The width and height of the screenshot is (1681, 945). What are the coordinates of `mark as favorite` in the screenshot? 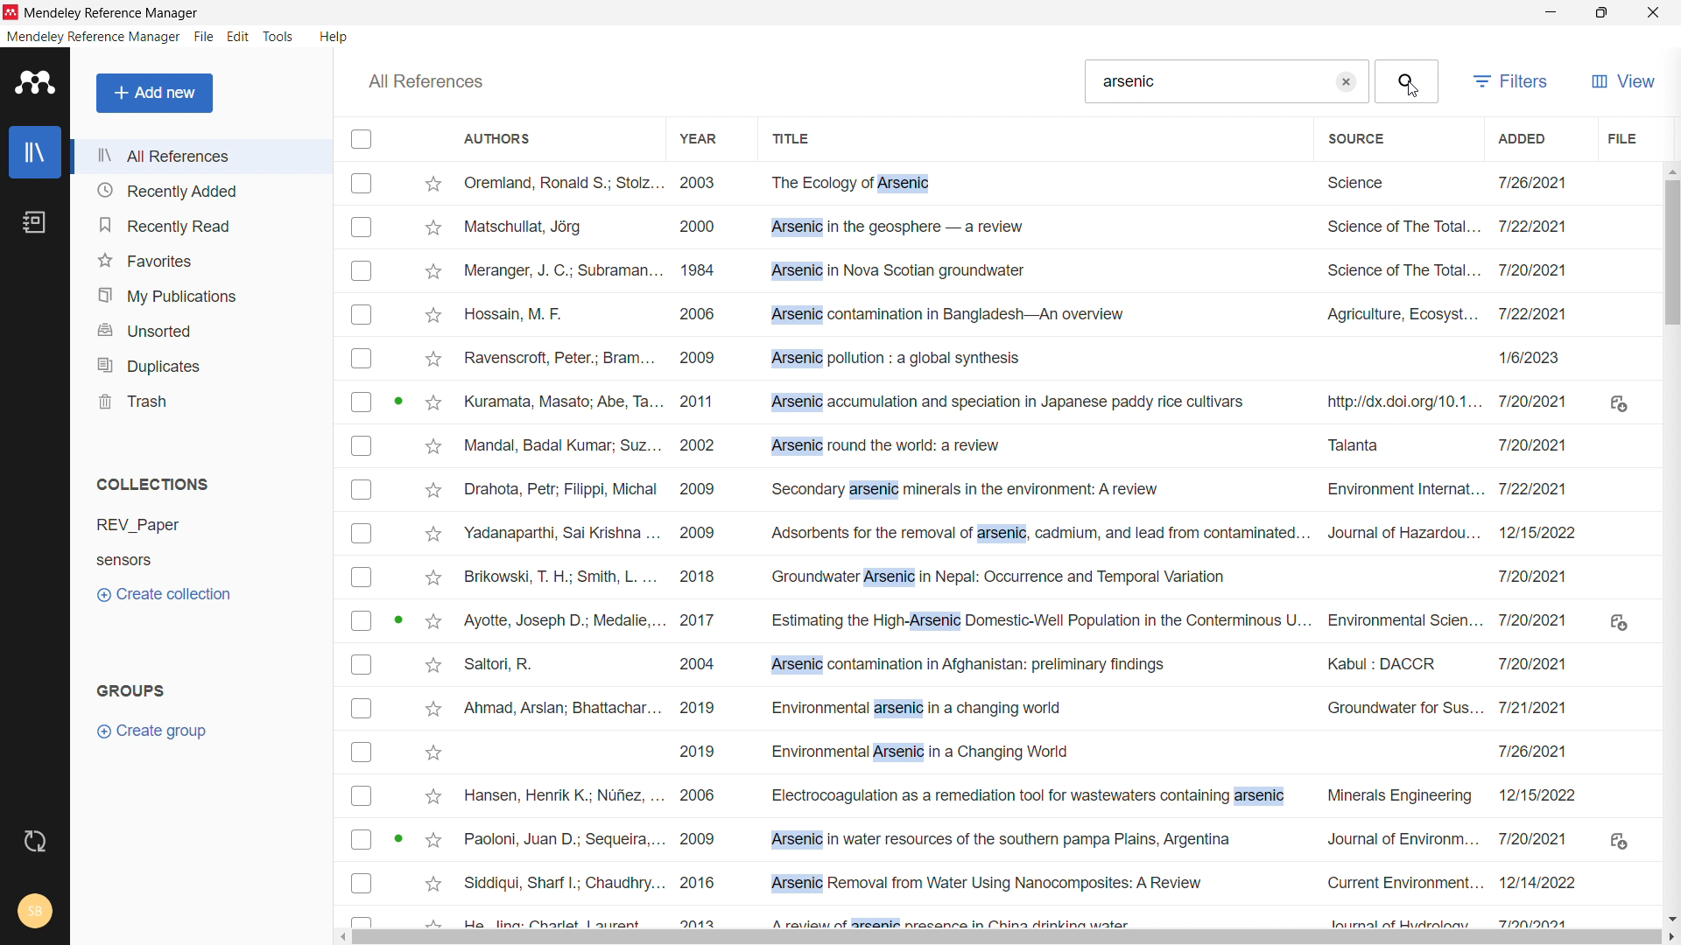 It's located at (434, 184).